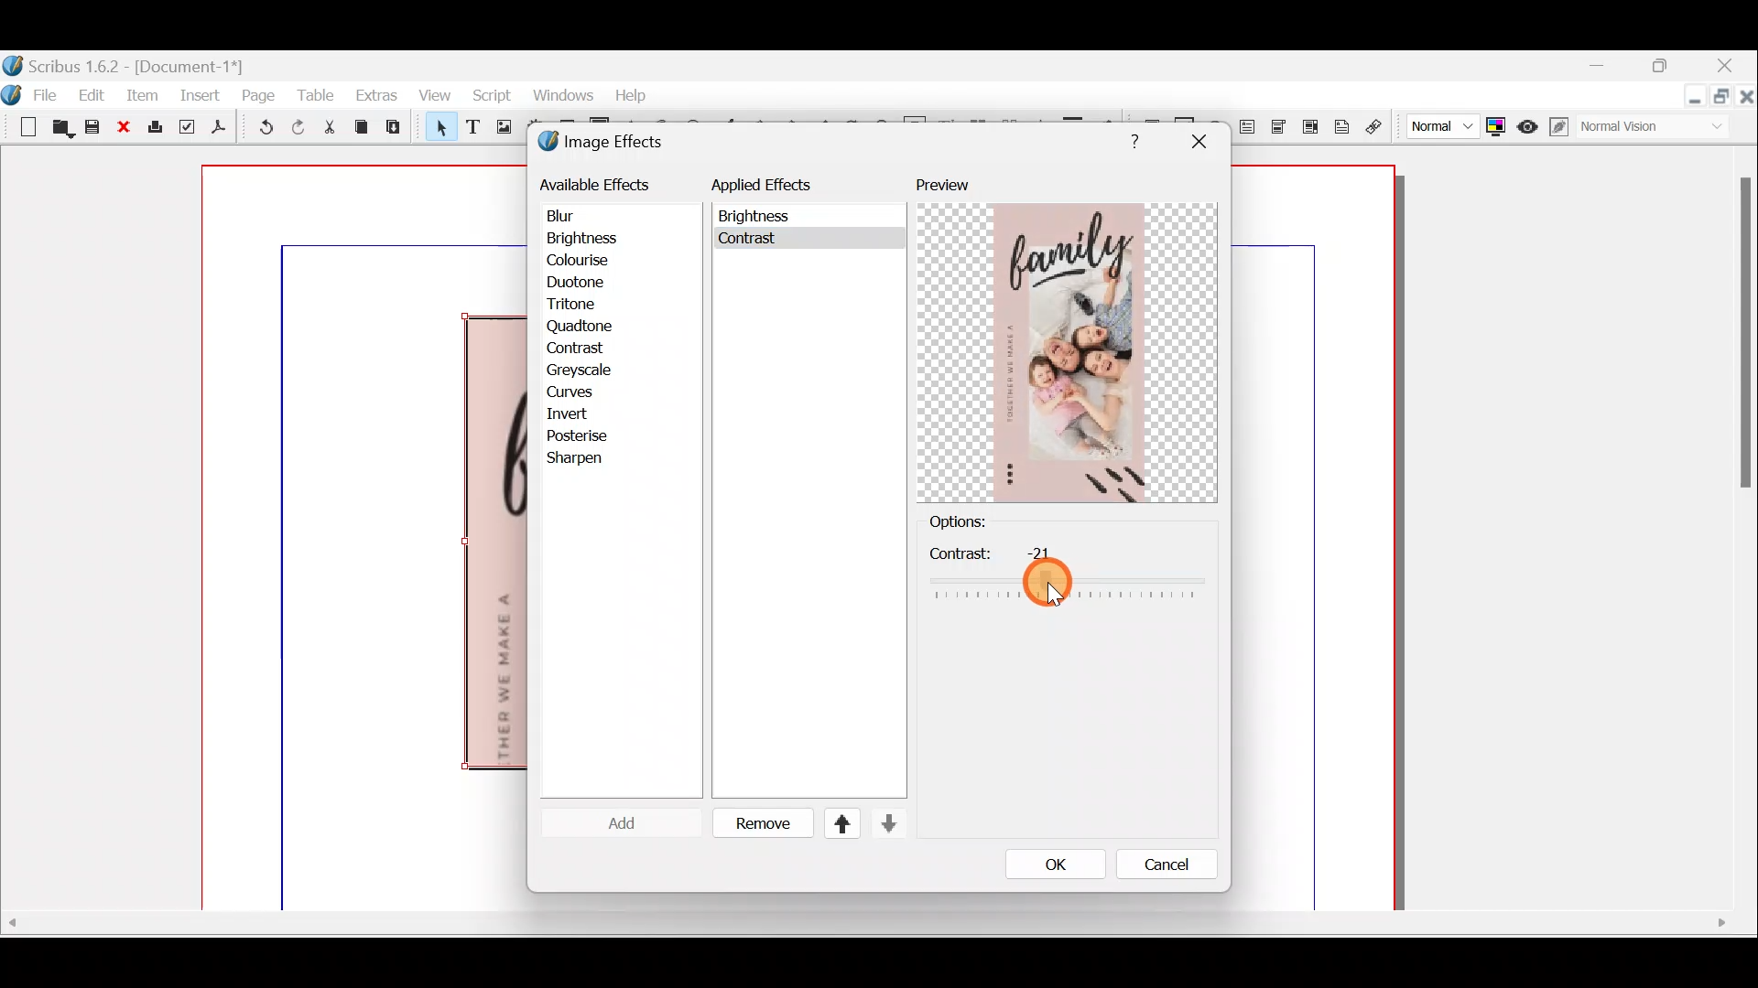  What do you see at coordinates (598, 183) in the screenshot?
I see `Available effects` at bounding box center [598, 183].